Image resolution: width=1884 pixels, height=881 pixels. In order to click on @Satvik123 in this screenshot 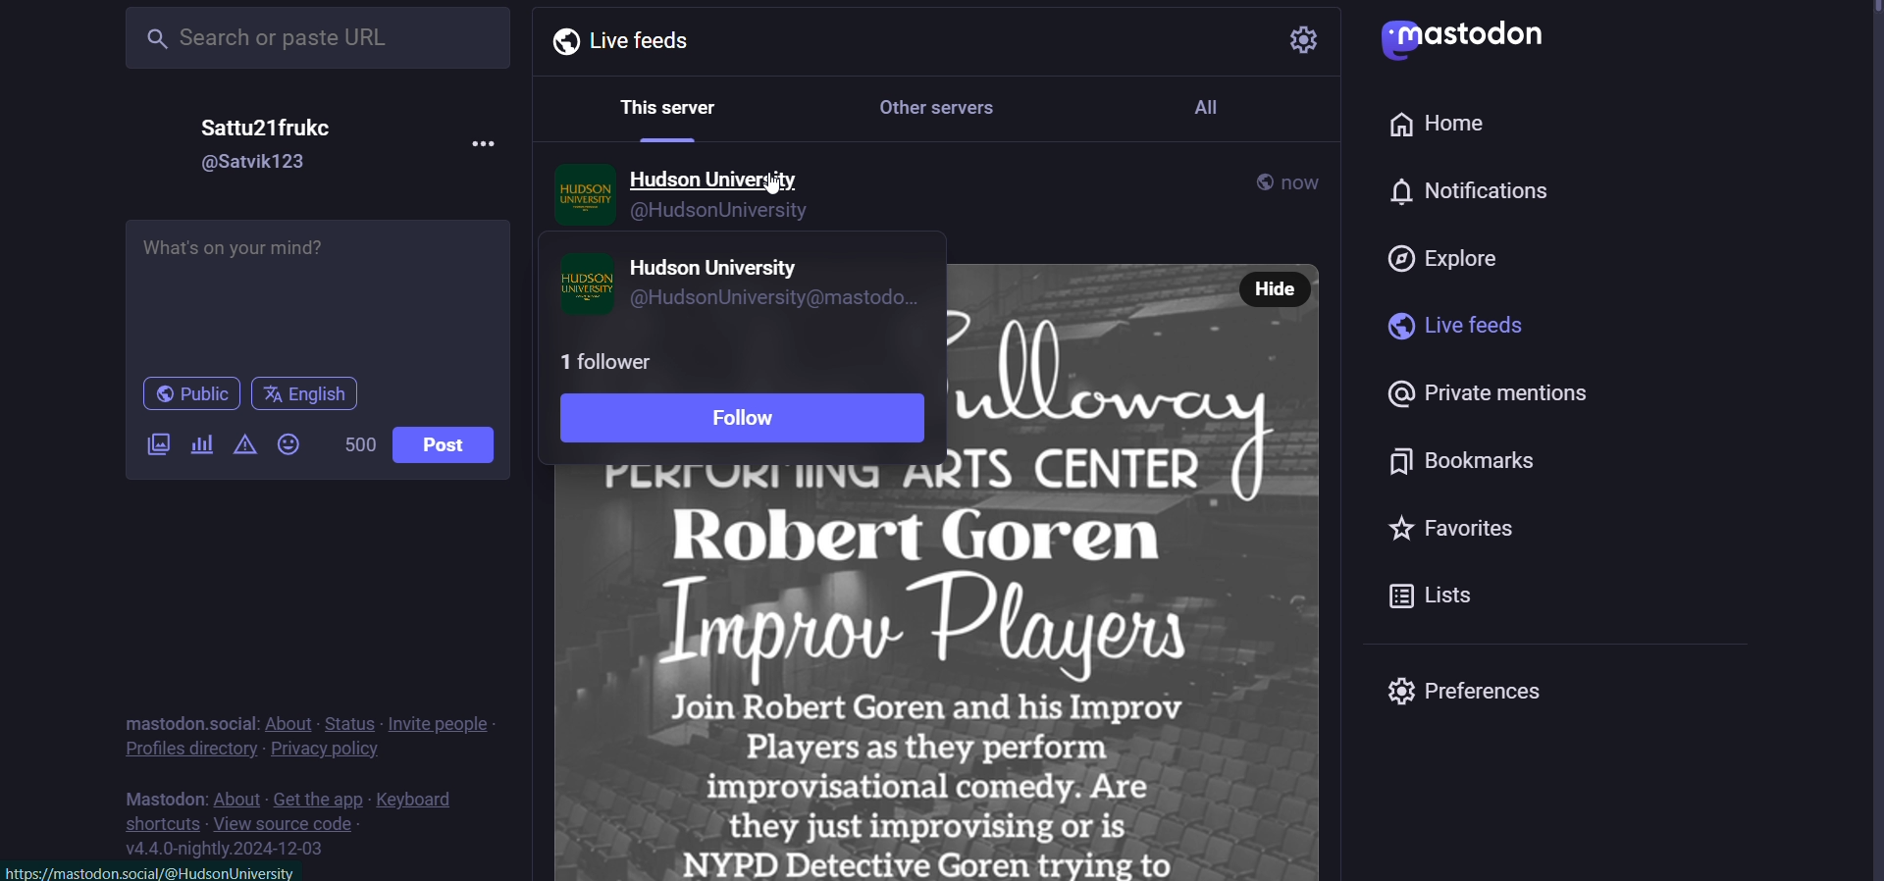, I will do `click(265, 164)`.